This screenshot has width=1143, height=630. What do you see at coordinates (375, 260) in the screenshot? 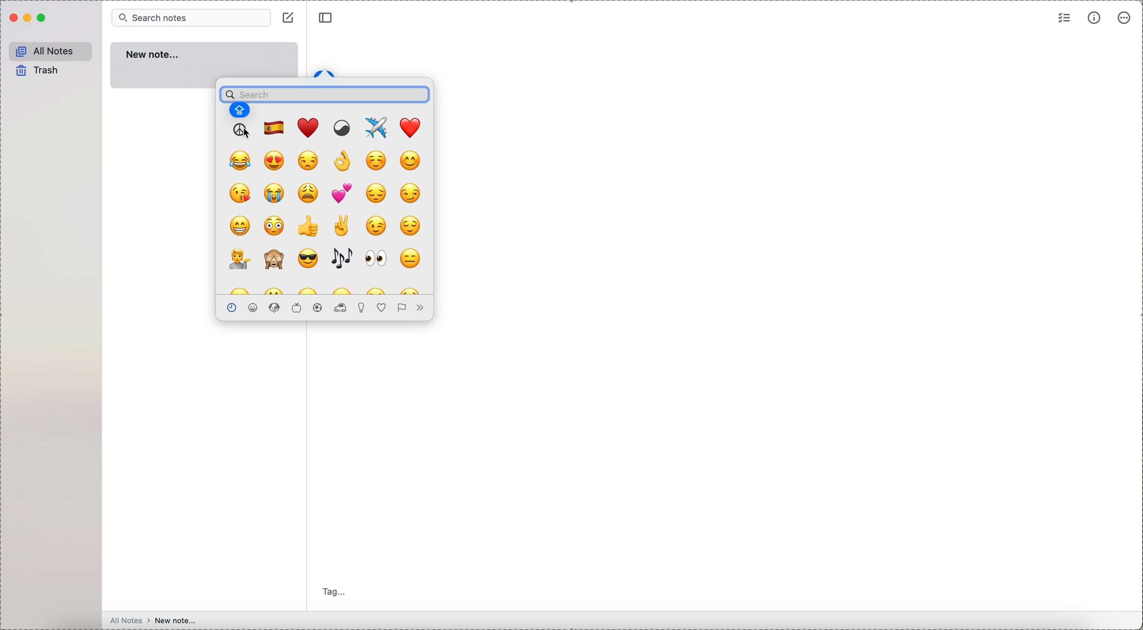
I see `emoji` at bounding box center [375, 260].